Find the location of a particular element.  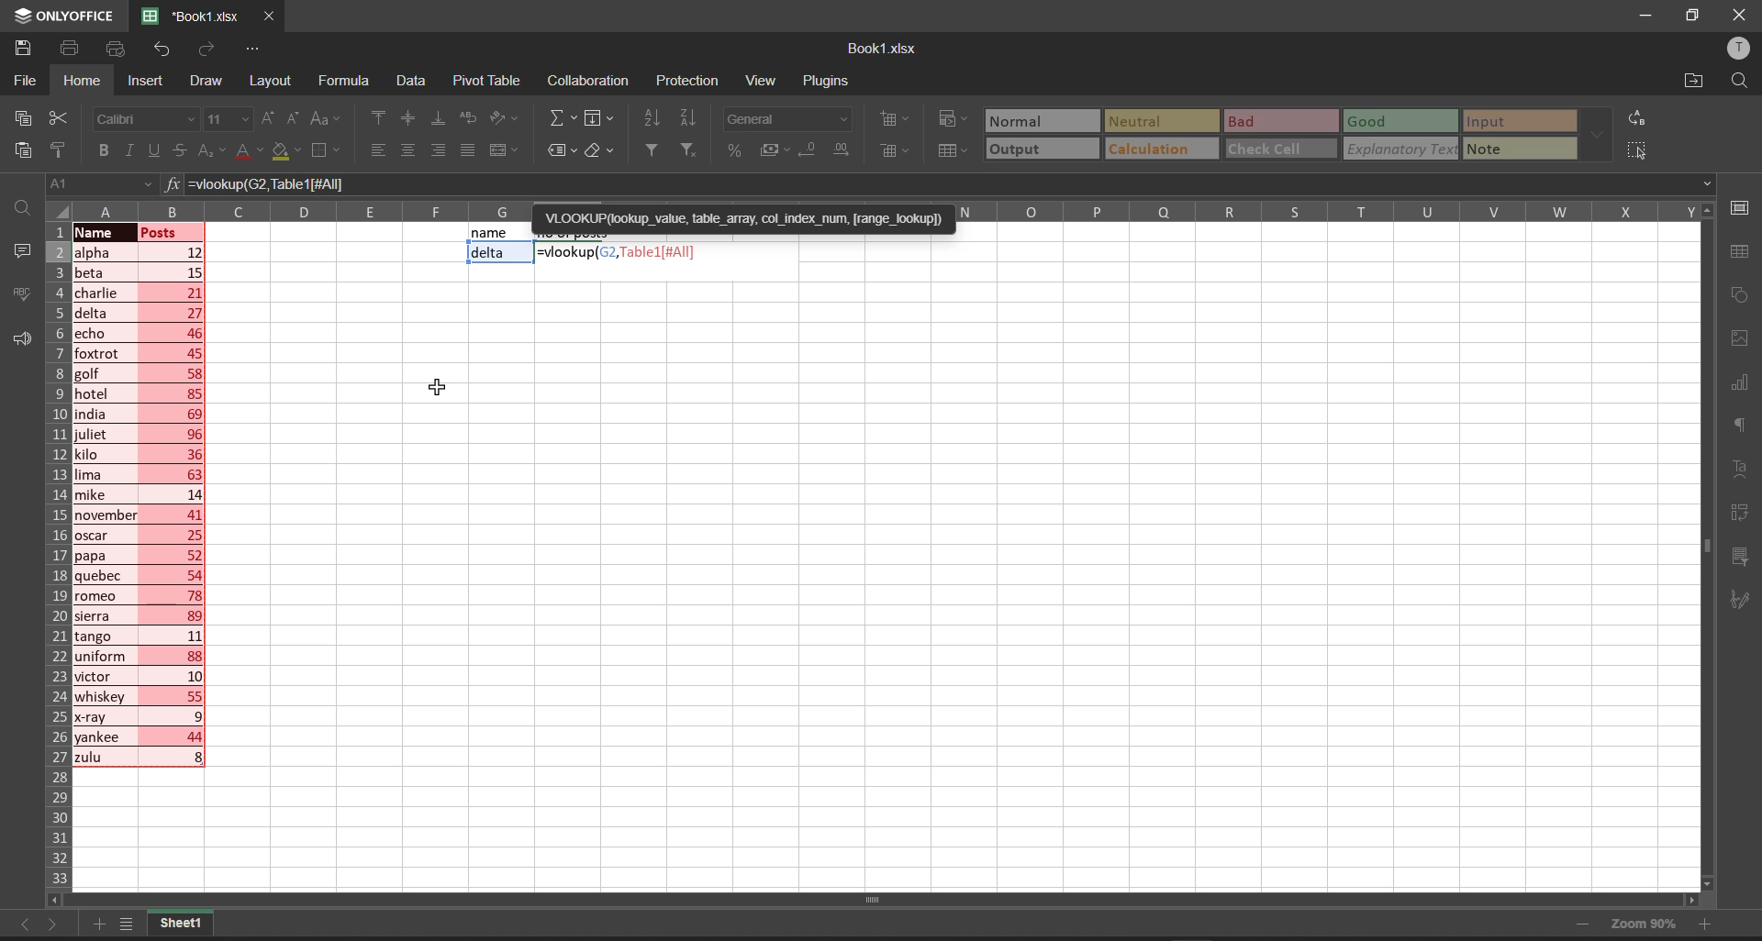

emty cell is located at coordinates (928, 588).